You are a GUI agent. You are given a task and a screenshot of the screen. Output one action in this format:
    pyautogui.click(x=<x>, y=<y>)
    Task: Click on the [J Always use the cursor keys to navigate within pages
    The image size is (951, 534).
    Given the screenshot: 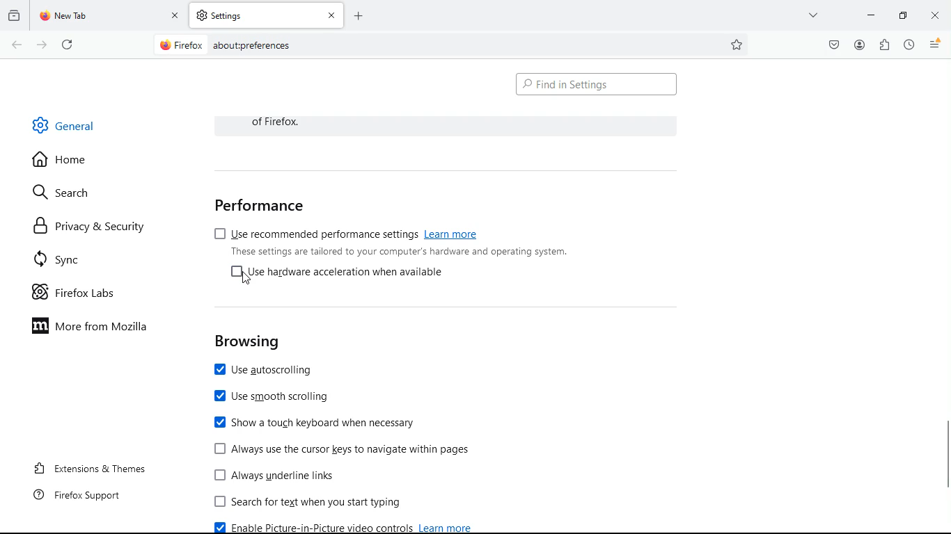 What is the action you would take?
    pyautogui.click(x=339, y=449)
    